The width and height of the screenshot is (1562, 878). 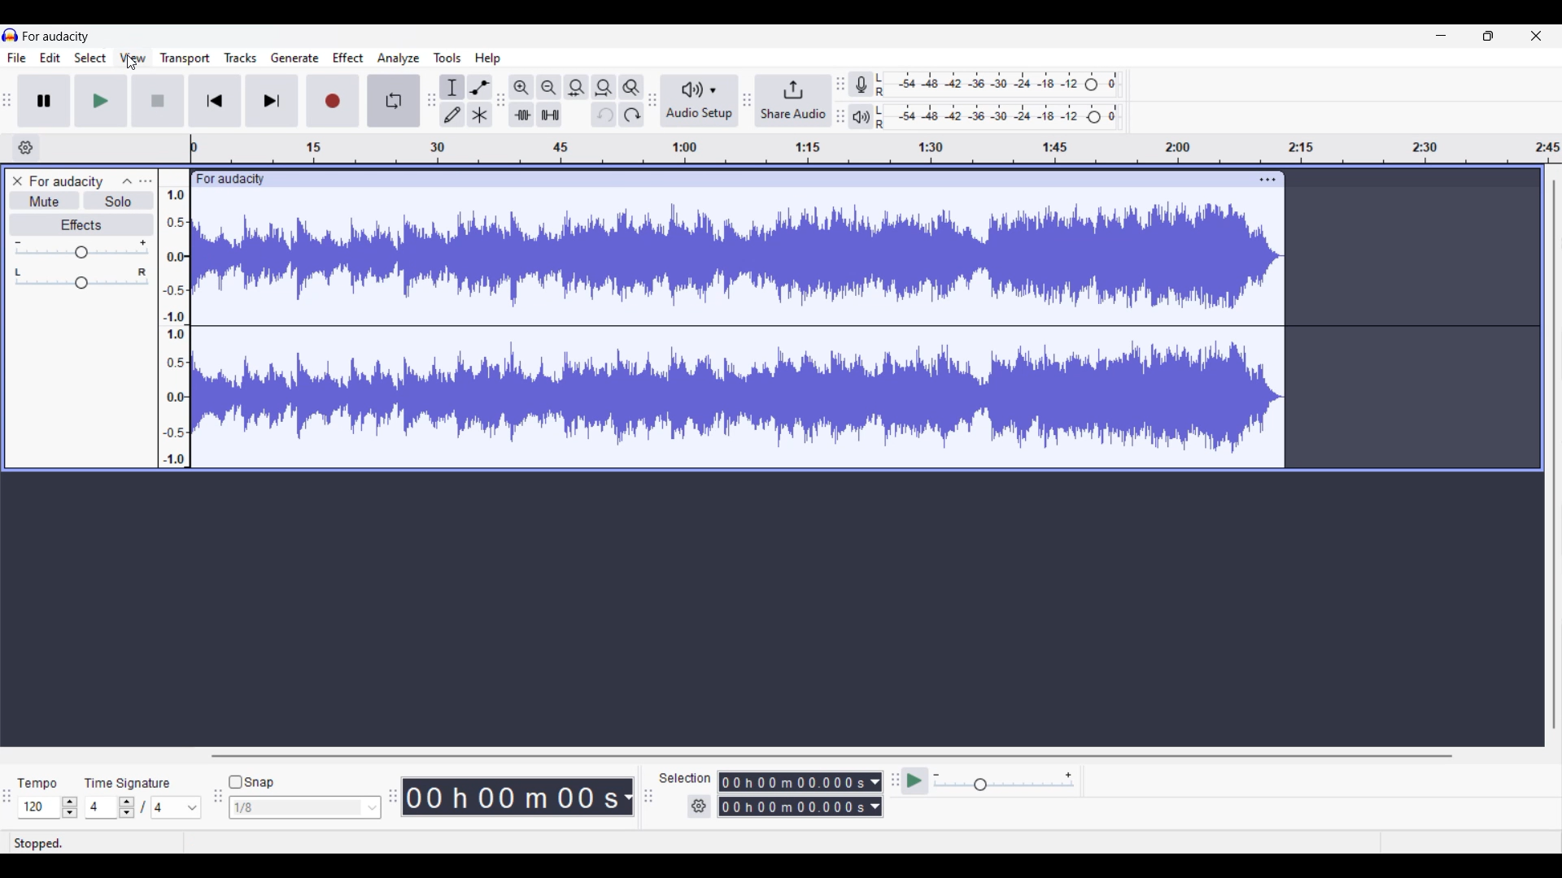 What do you see at coordinates (129, 784) in the screenshot?
I see `time signature` at bounding box center [129, 784].